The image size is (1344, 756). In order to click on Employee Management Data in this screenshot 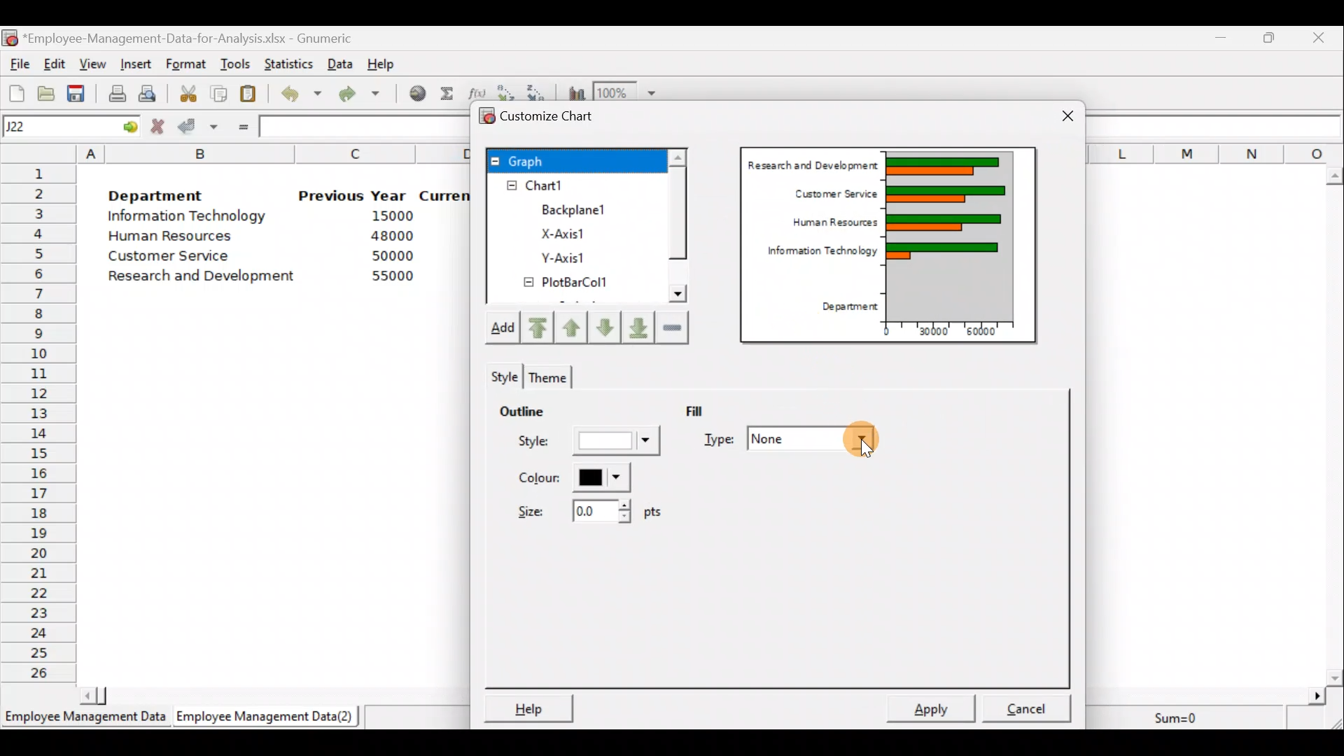, I will do `click(83, 718)`.